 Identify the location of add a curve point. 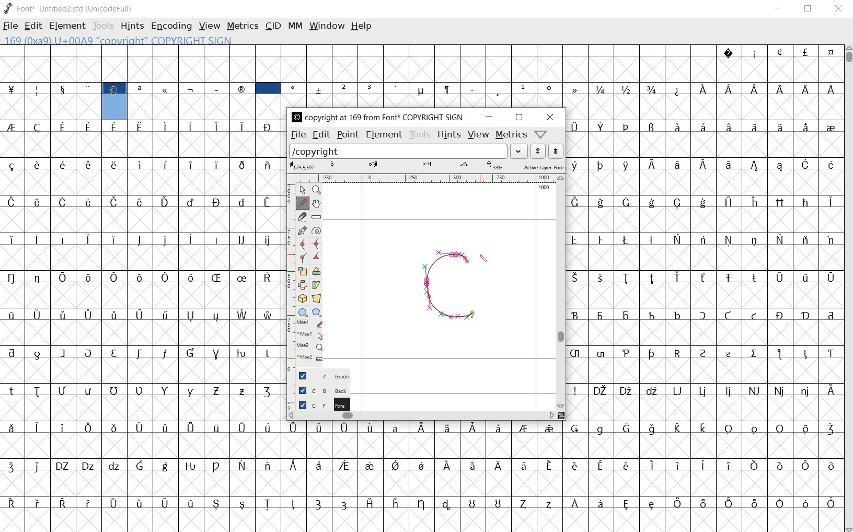
(303, 244).